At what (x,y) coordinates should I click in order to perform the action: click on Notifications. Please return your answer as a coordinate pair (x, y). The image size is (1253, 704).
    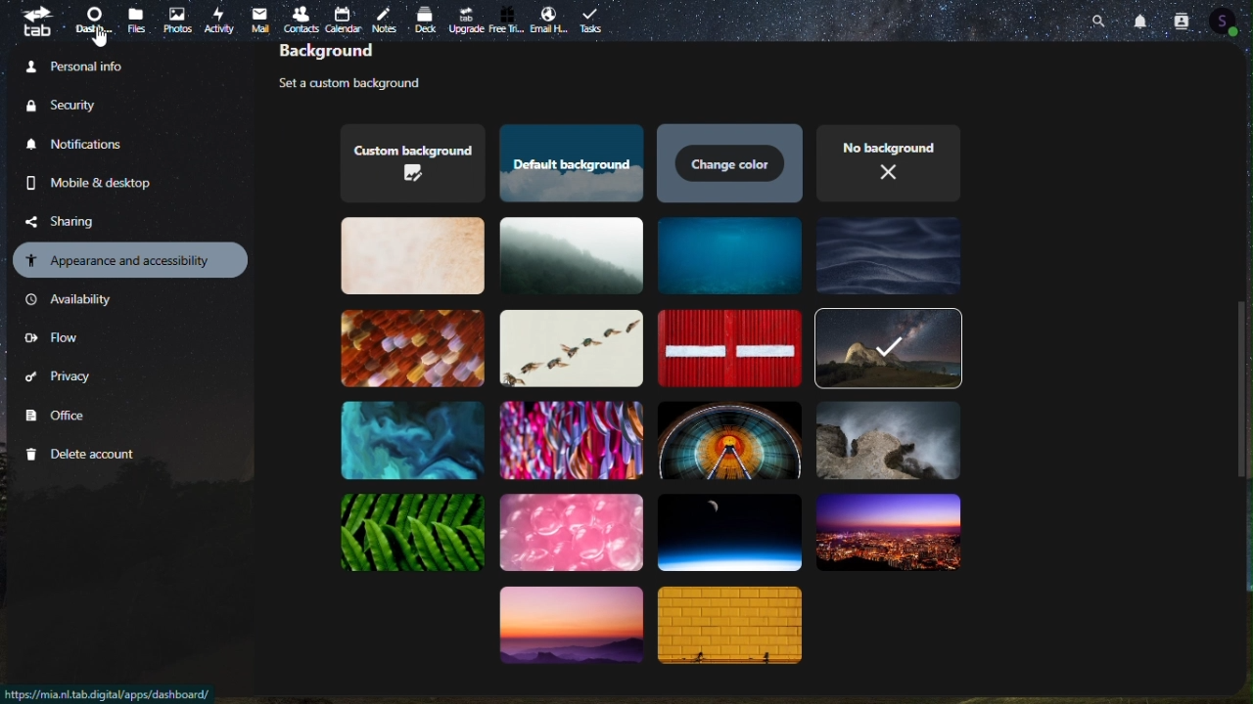
    Looking at the image, I should click on (1143, 20).